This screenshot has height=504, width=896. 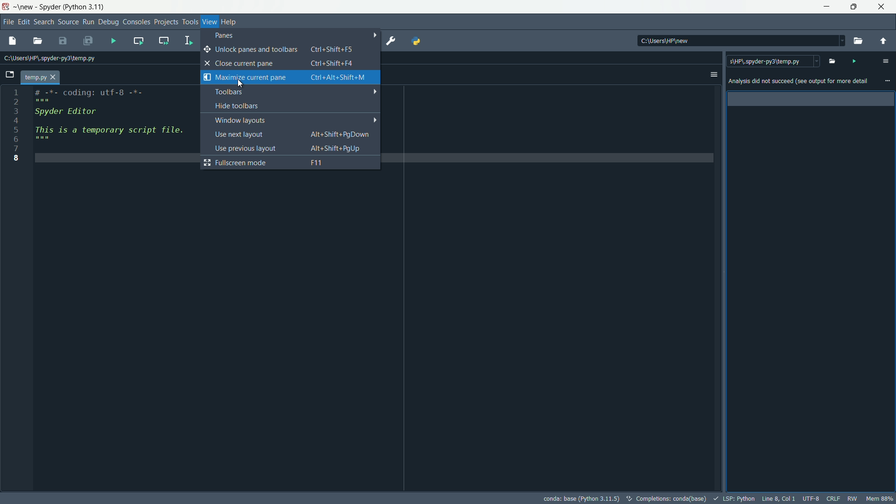 What do you see at coordinates (887, 41) in the screenshot?
I see `parent directory` at bounding box center [887, 41].